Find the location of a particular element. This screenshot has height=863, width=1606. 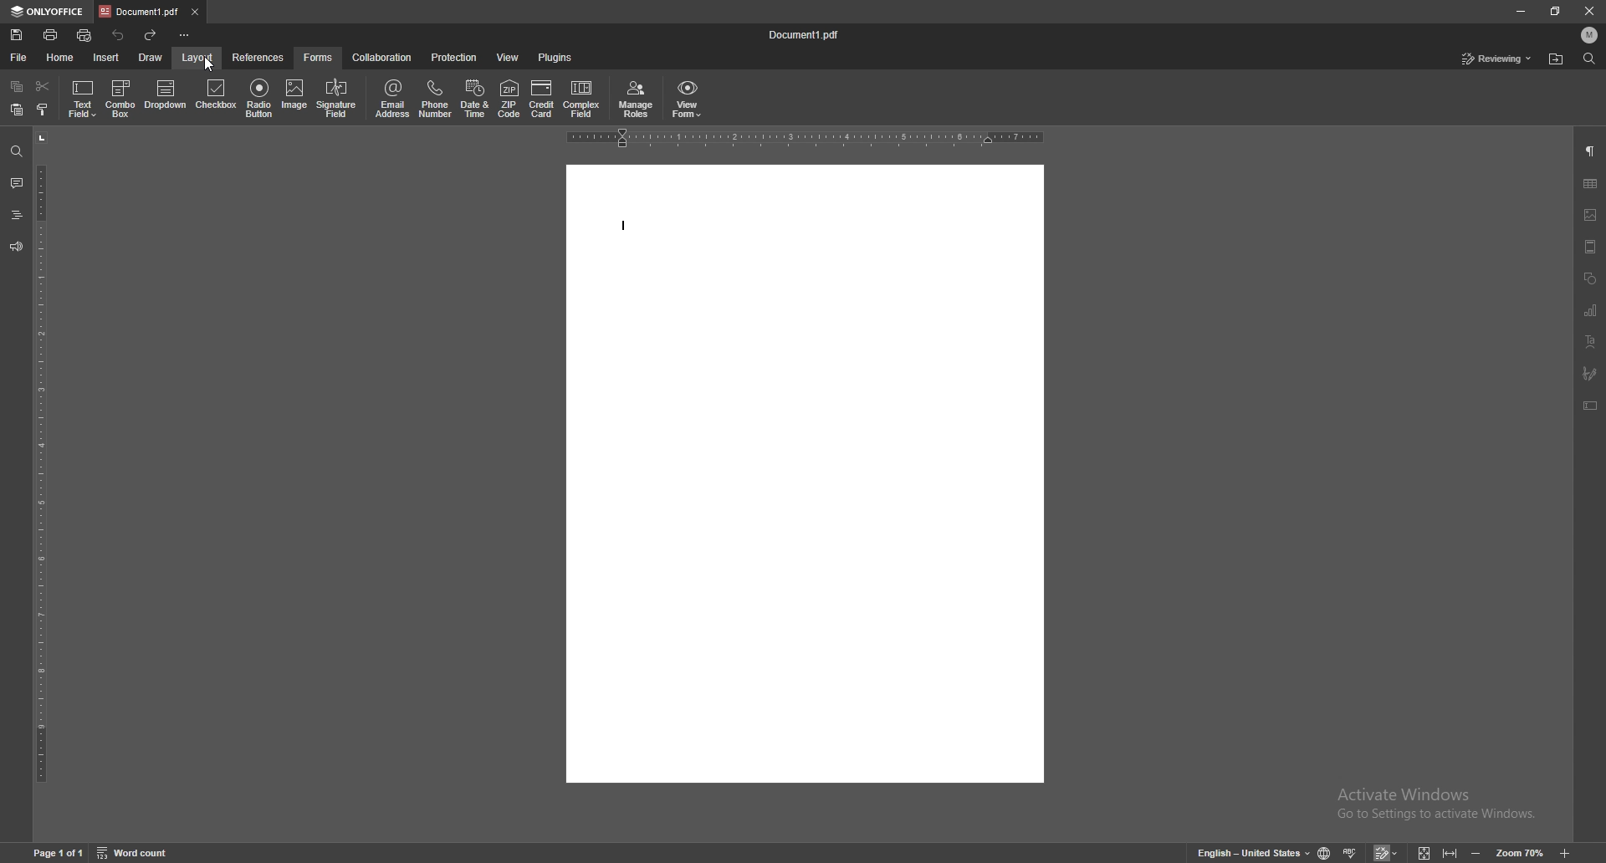

date and time is located at coordinates (475, 98).